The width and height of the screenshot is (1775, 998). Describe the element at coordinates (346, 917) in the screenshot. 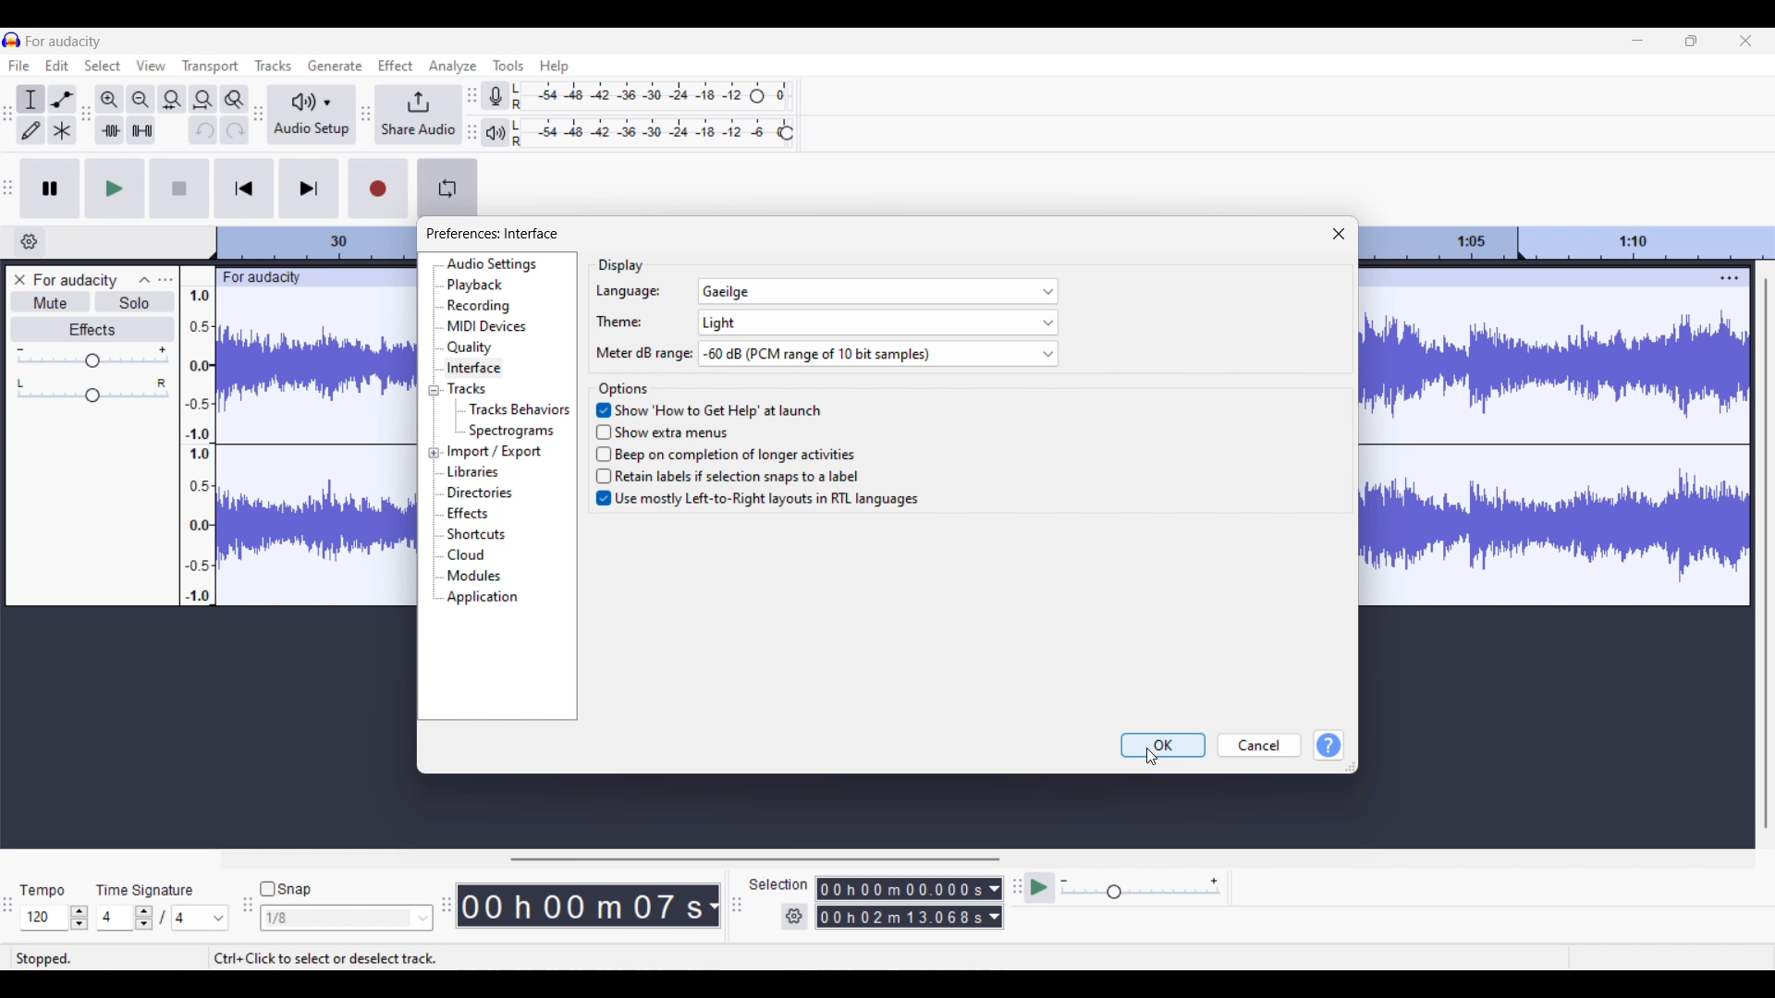

I see `Snap toggle options` at that location.